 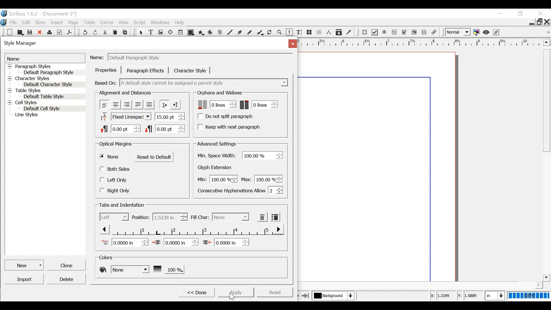 I want to click on Default Paragraph Style, so click(x=49, y=72).